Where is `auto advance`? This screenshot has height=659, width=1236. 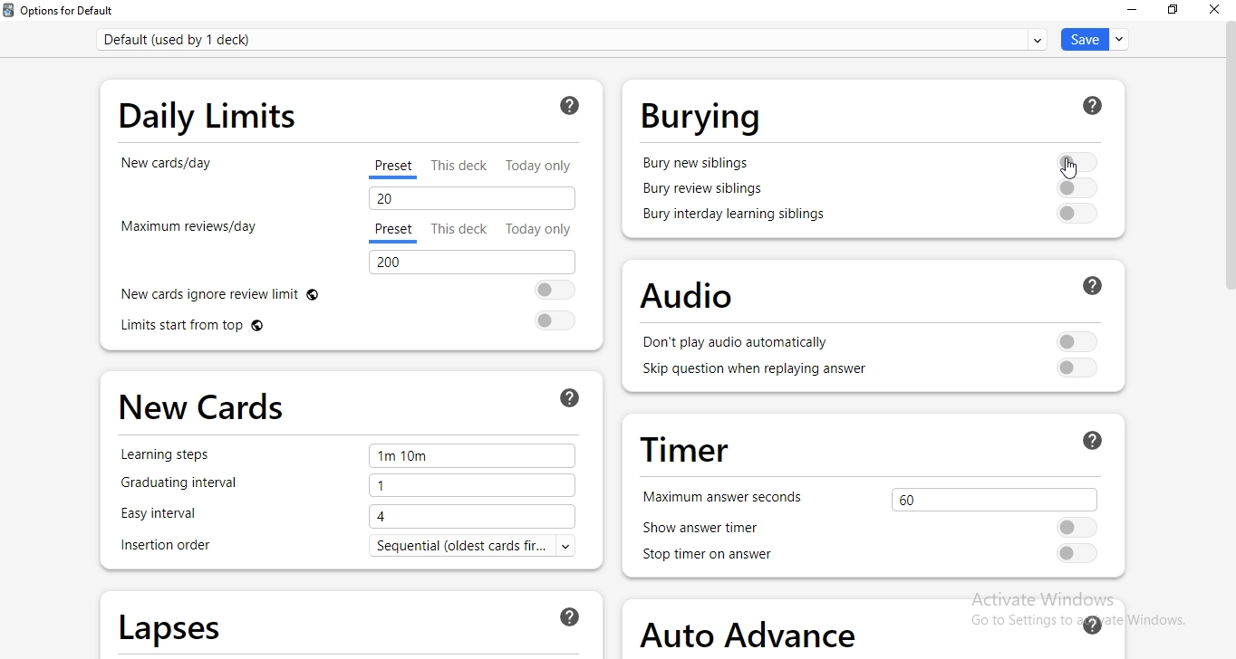
auto advance is located at coordinates (753, 628).